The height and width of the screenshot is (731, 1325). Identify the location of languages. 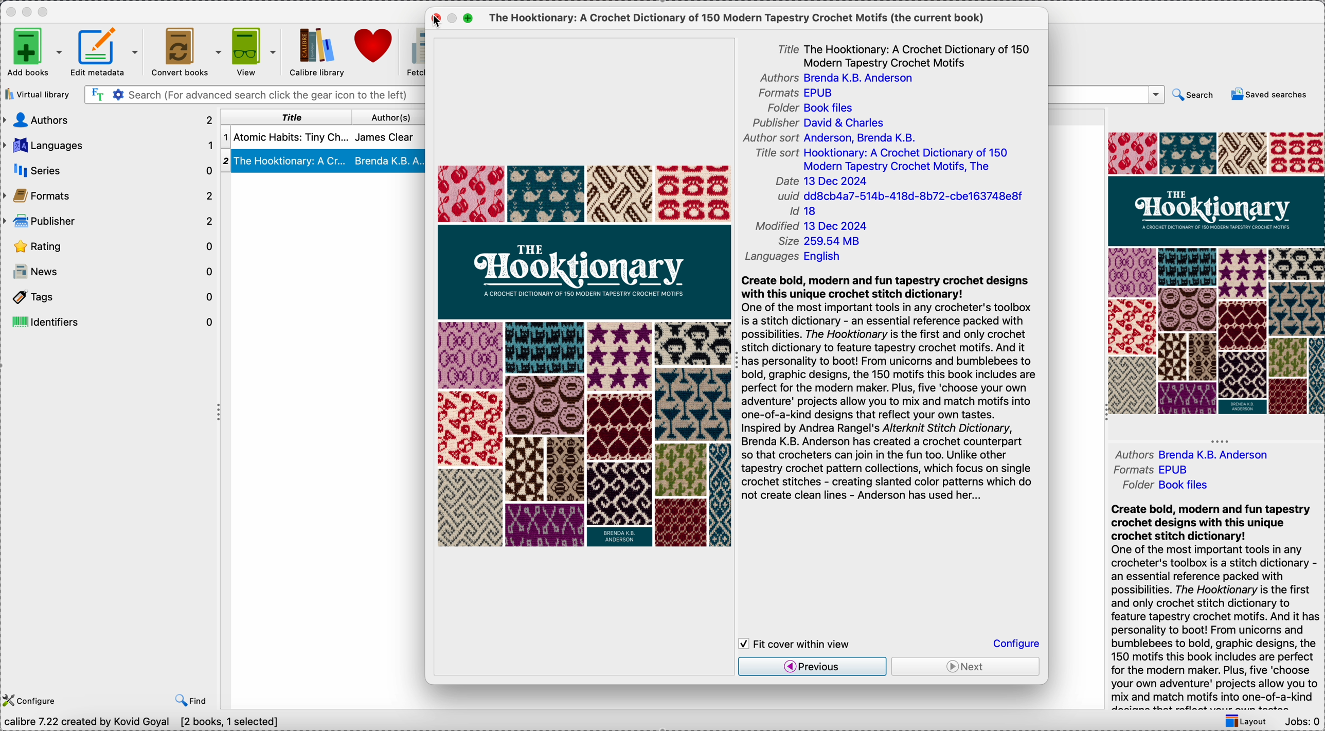
(110, 146).